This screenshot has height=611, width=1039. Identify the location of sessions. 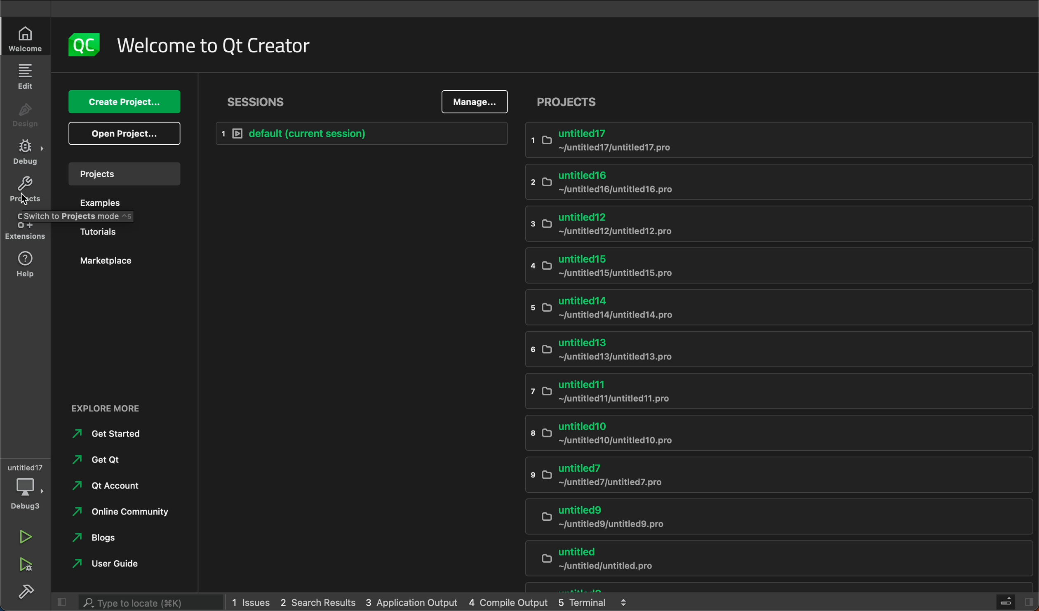
(261, 100).